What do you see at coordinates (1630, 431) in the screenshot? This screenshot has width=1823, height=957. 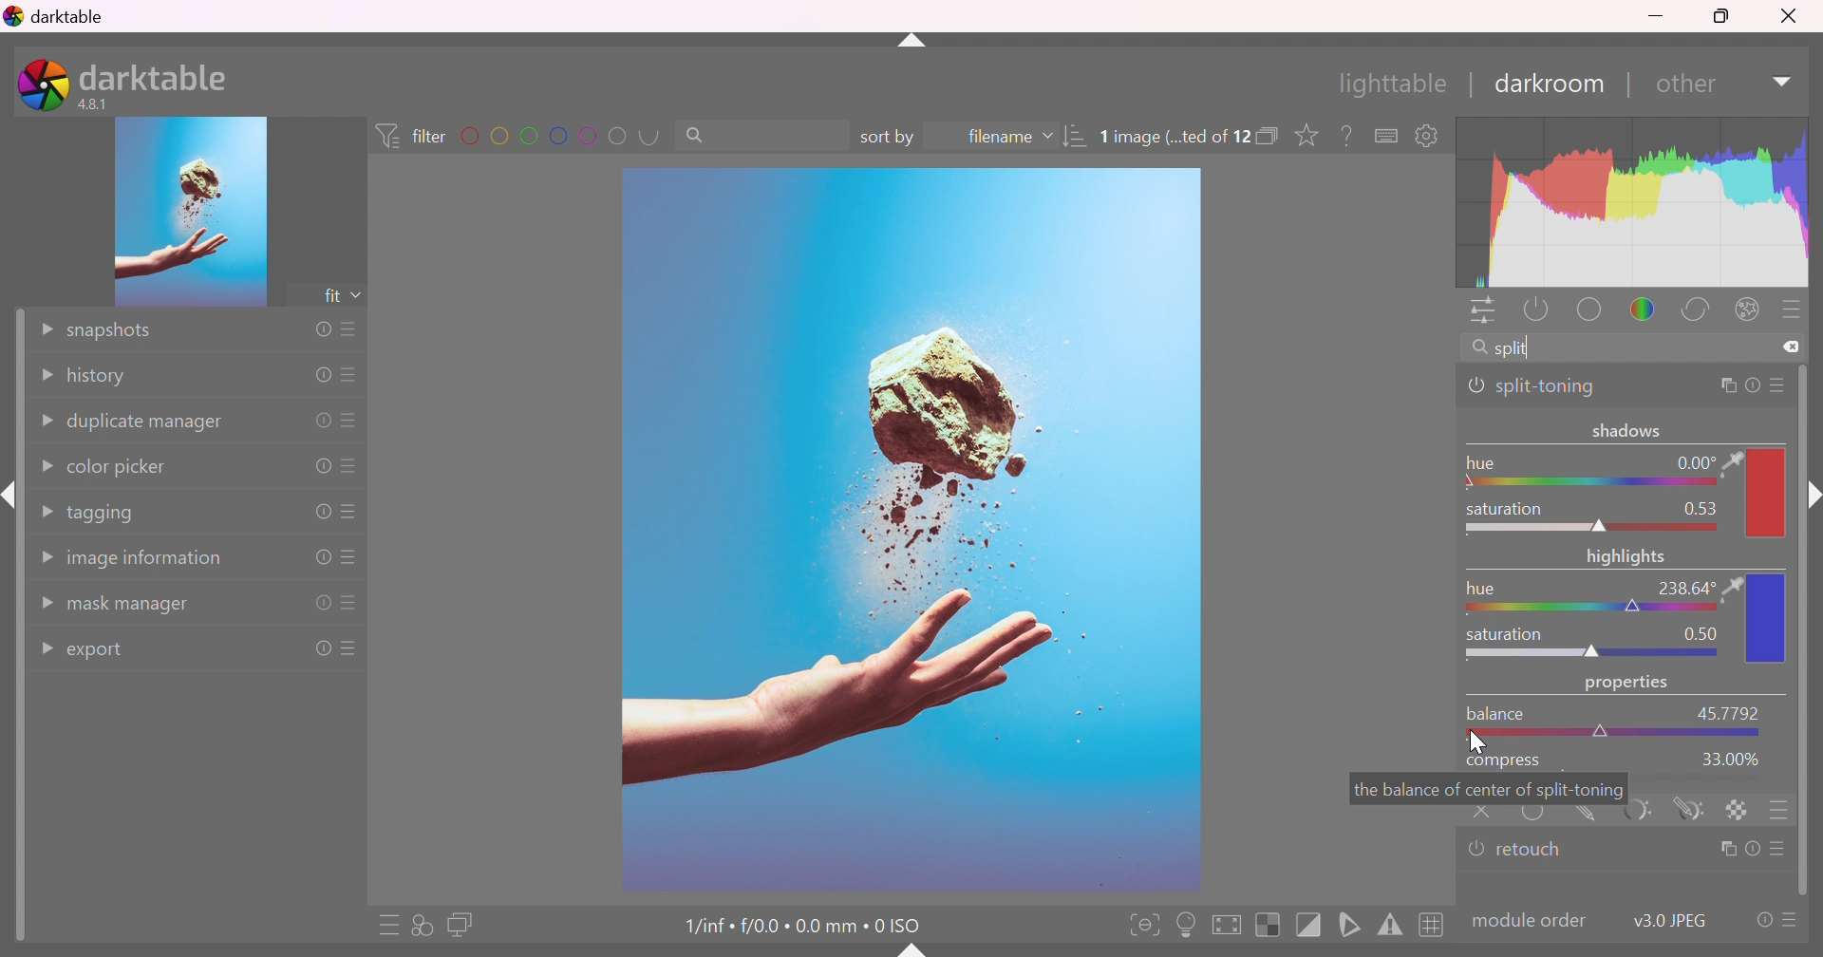 I see `shadows` at bounding box center [1630, 431].